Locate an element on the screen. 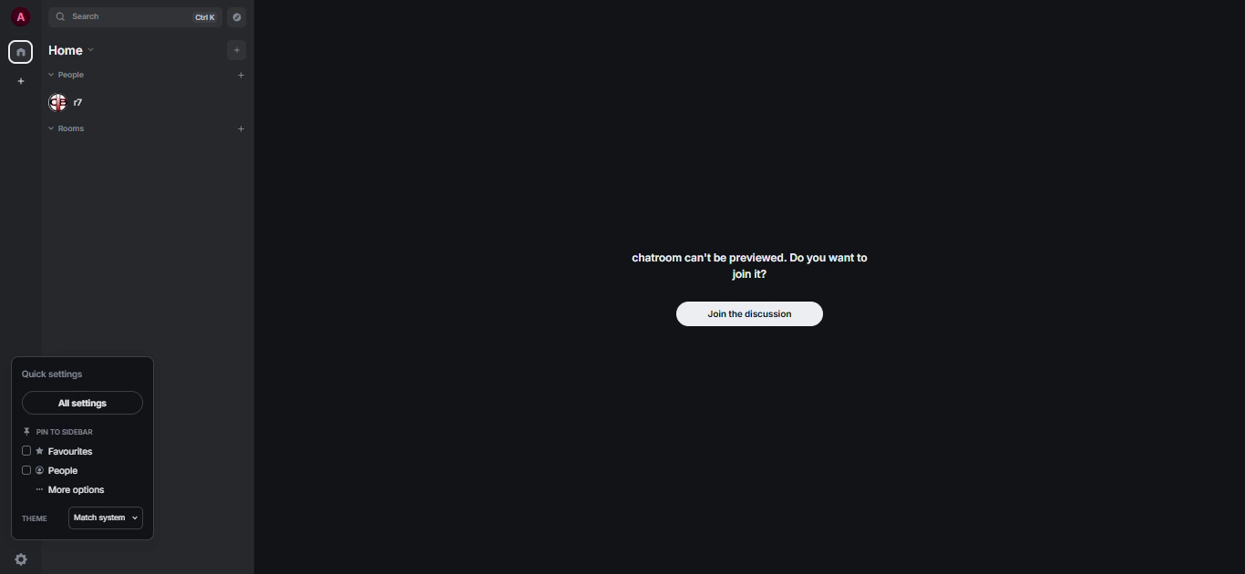  match system is located at coordinates (114, 518).